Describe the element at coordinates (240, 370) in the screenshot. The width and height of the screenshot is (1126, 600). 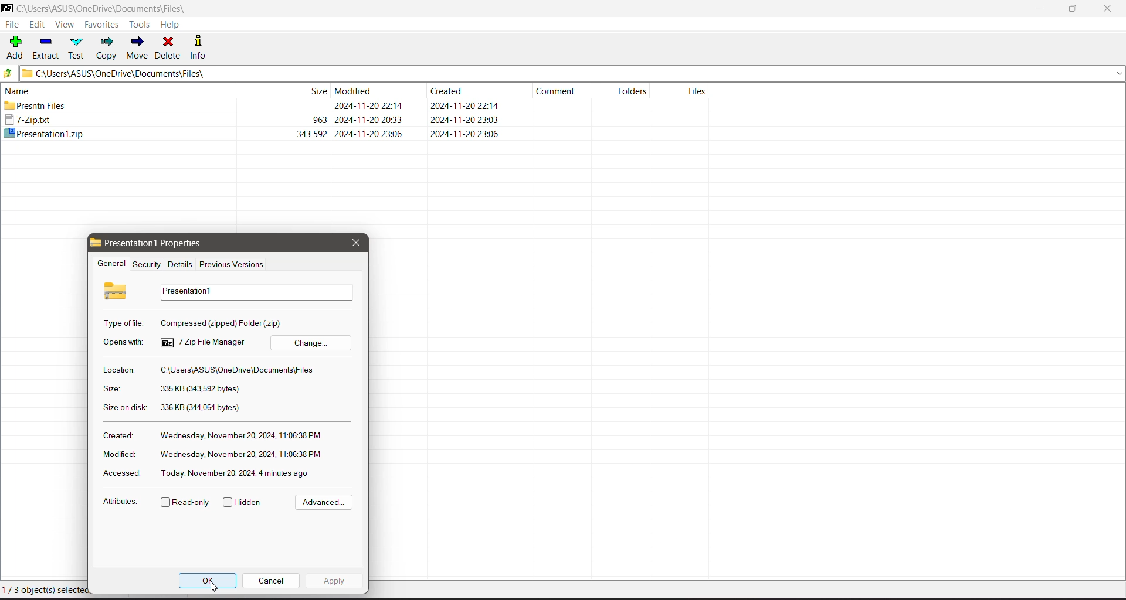
I see `Location of the selected file` at that location.